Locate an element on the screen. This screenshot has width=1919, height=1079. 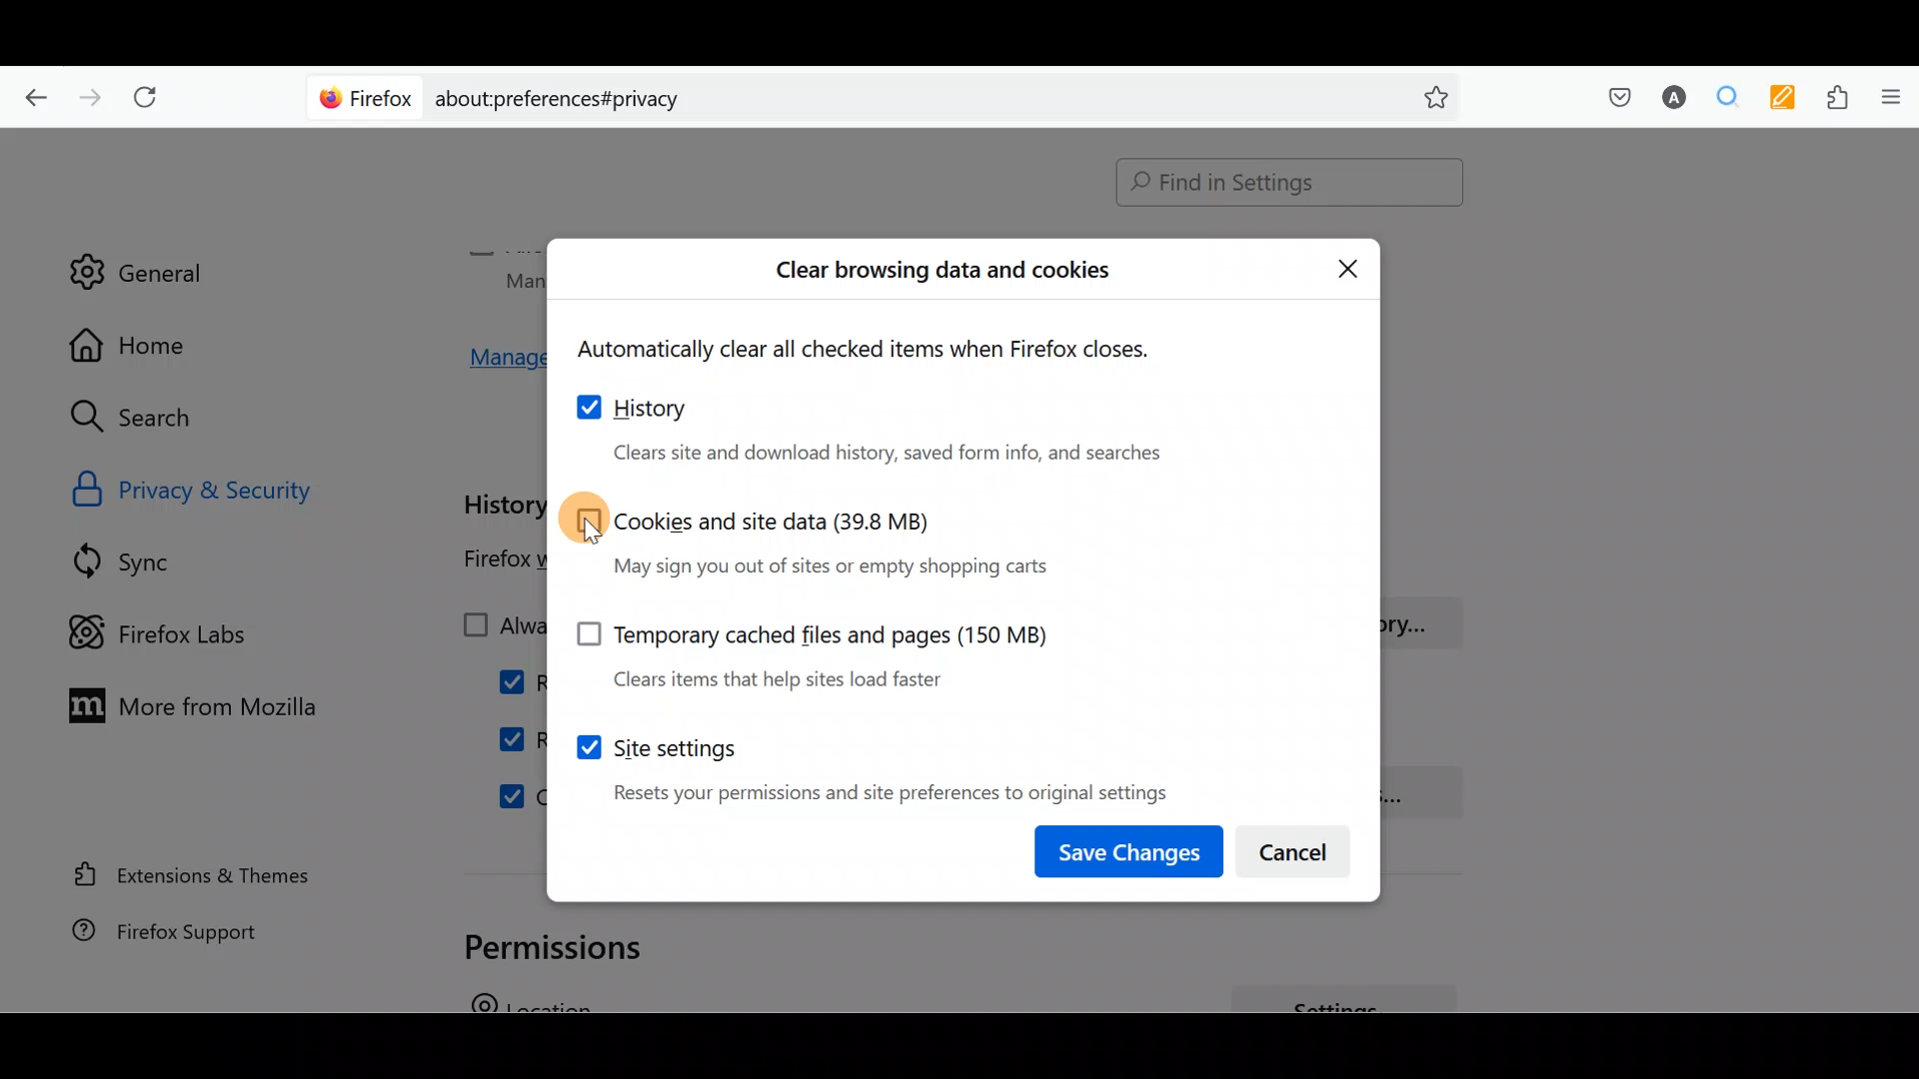
Close is located at coordinates (1348, 267).